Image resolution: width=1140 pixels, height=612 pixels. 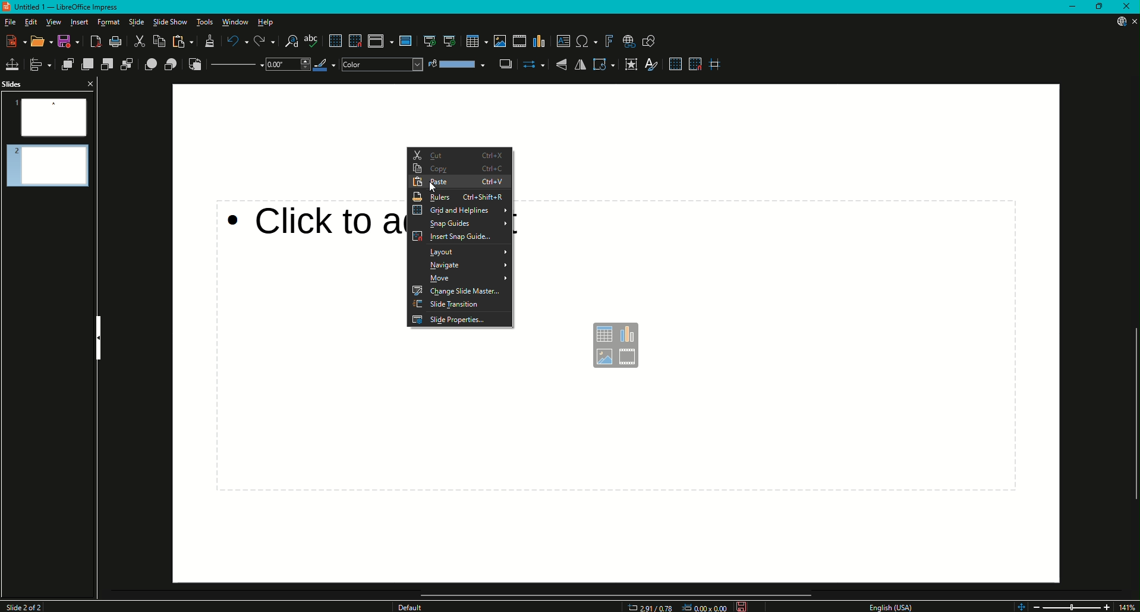 I want to click on Updates Available, so click(x=1116, y=21).